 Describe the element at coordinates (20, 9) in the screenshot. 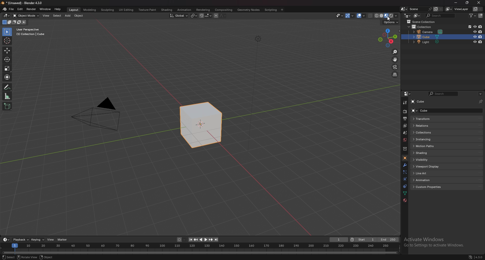

I see `edit` at that location.